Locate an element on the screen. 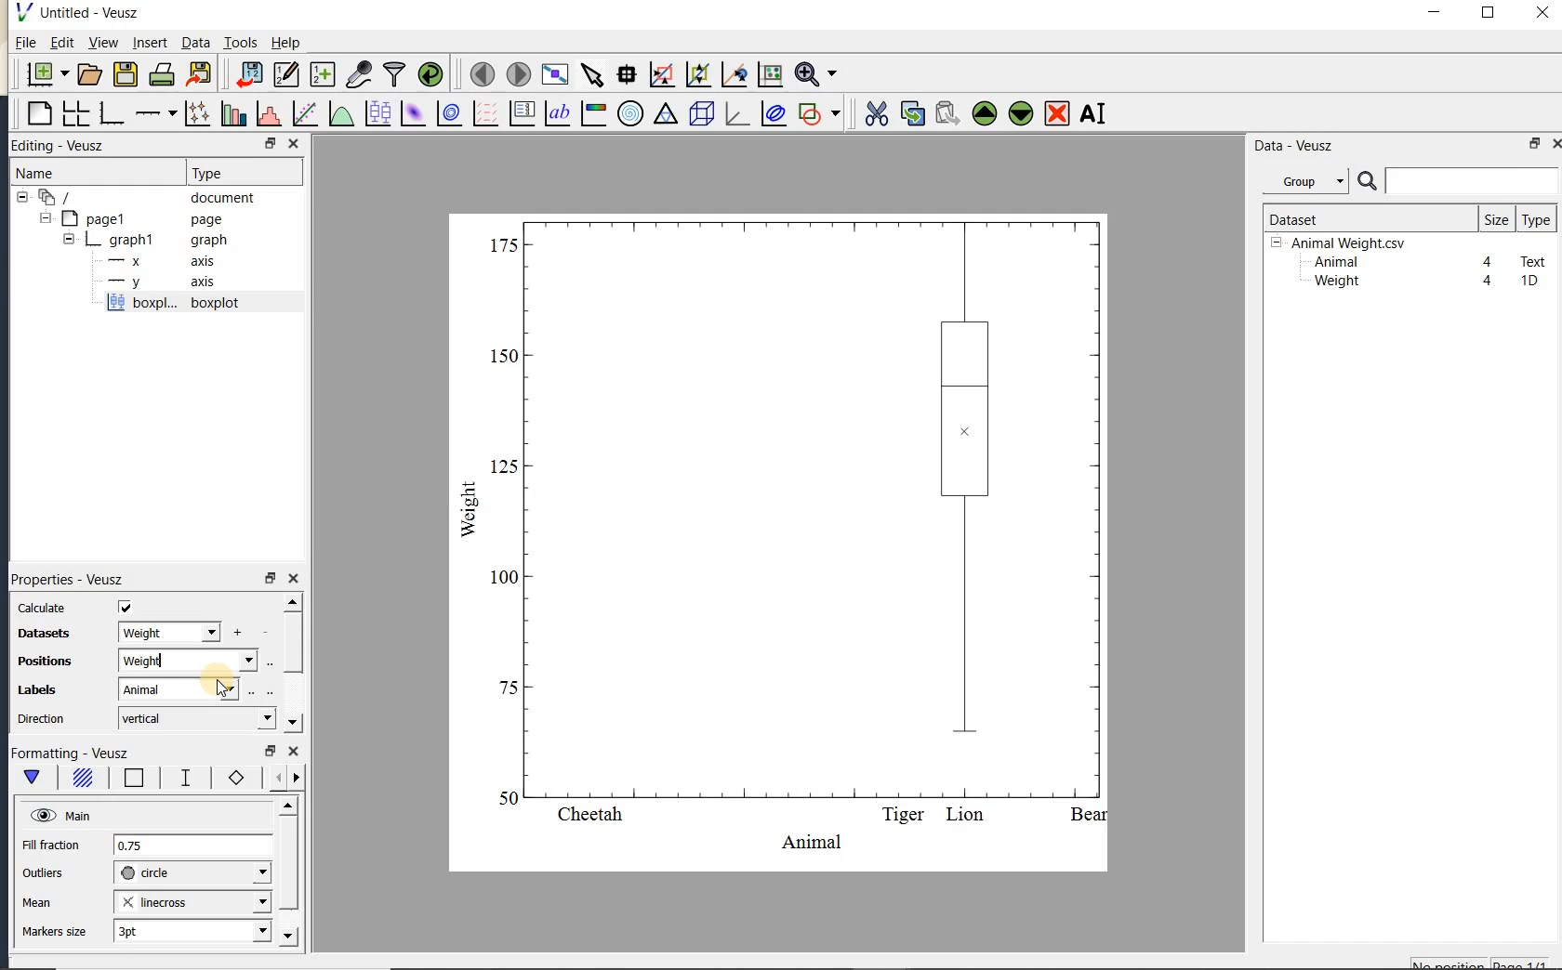  graph1 is located at coordinates (137, 240).